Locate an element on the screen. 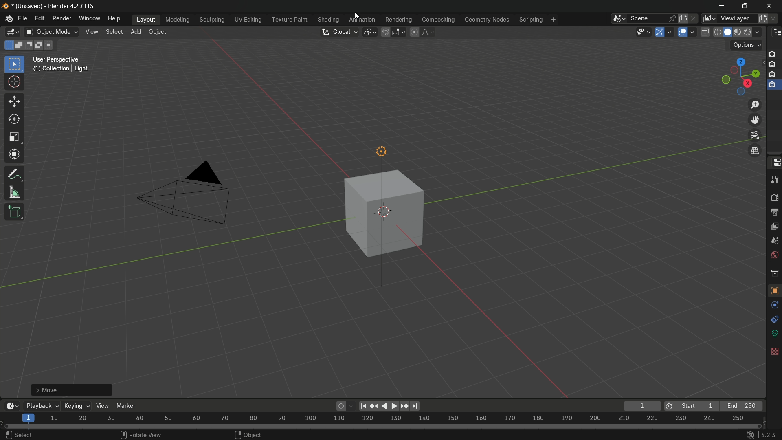  (unsaved) - blender 4.2.3 lts is located at coordinates (51, 6).